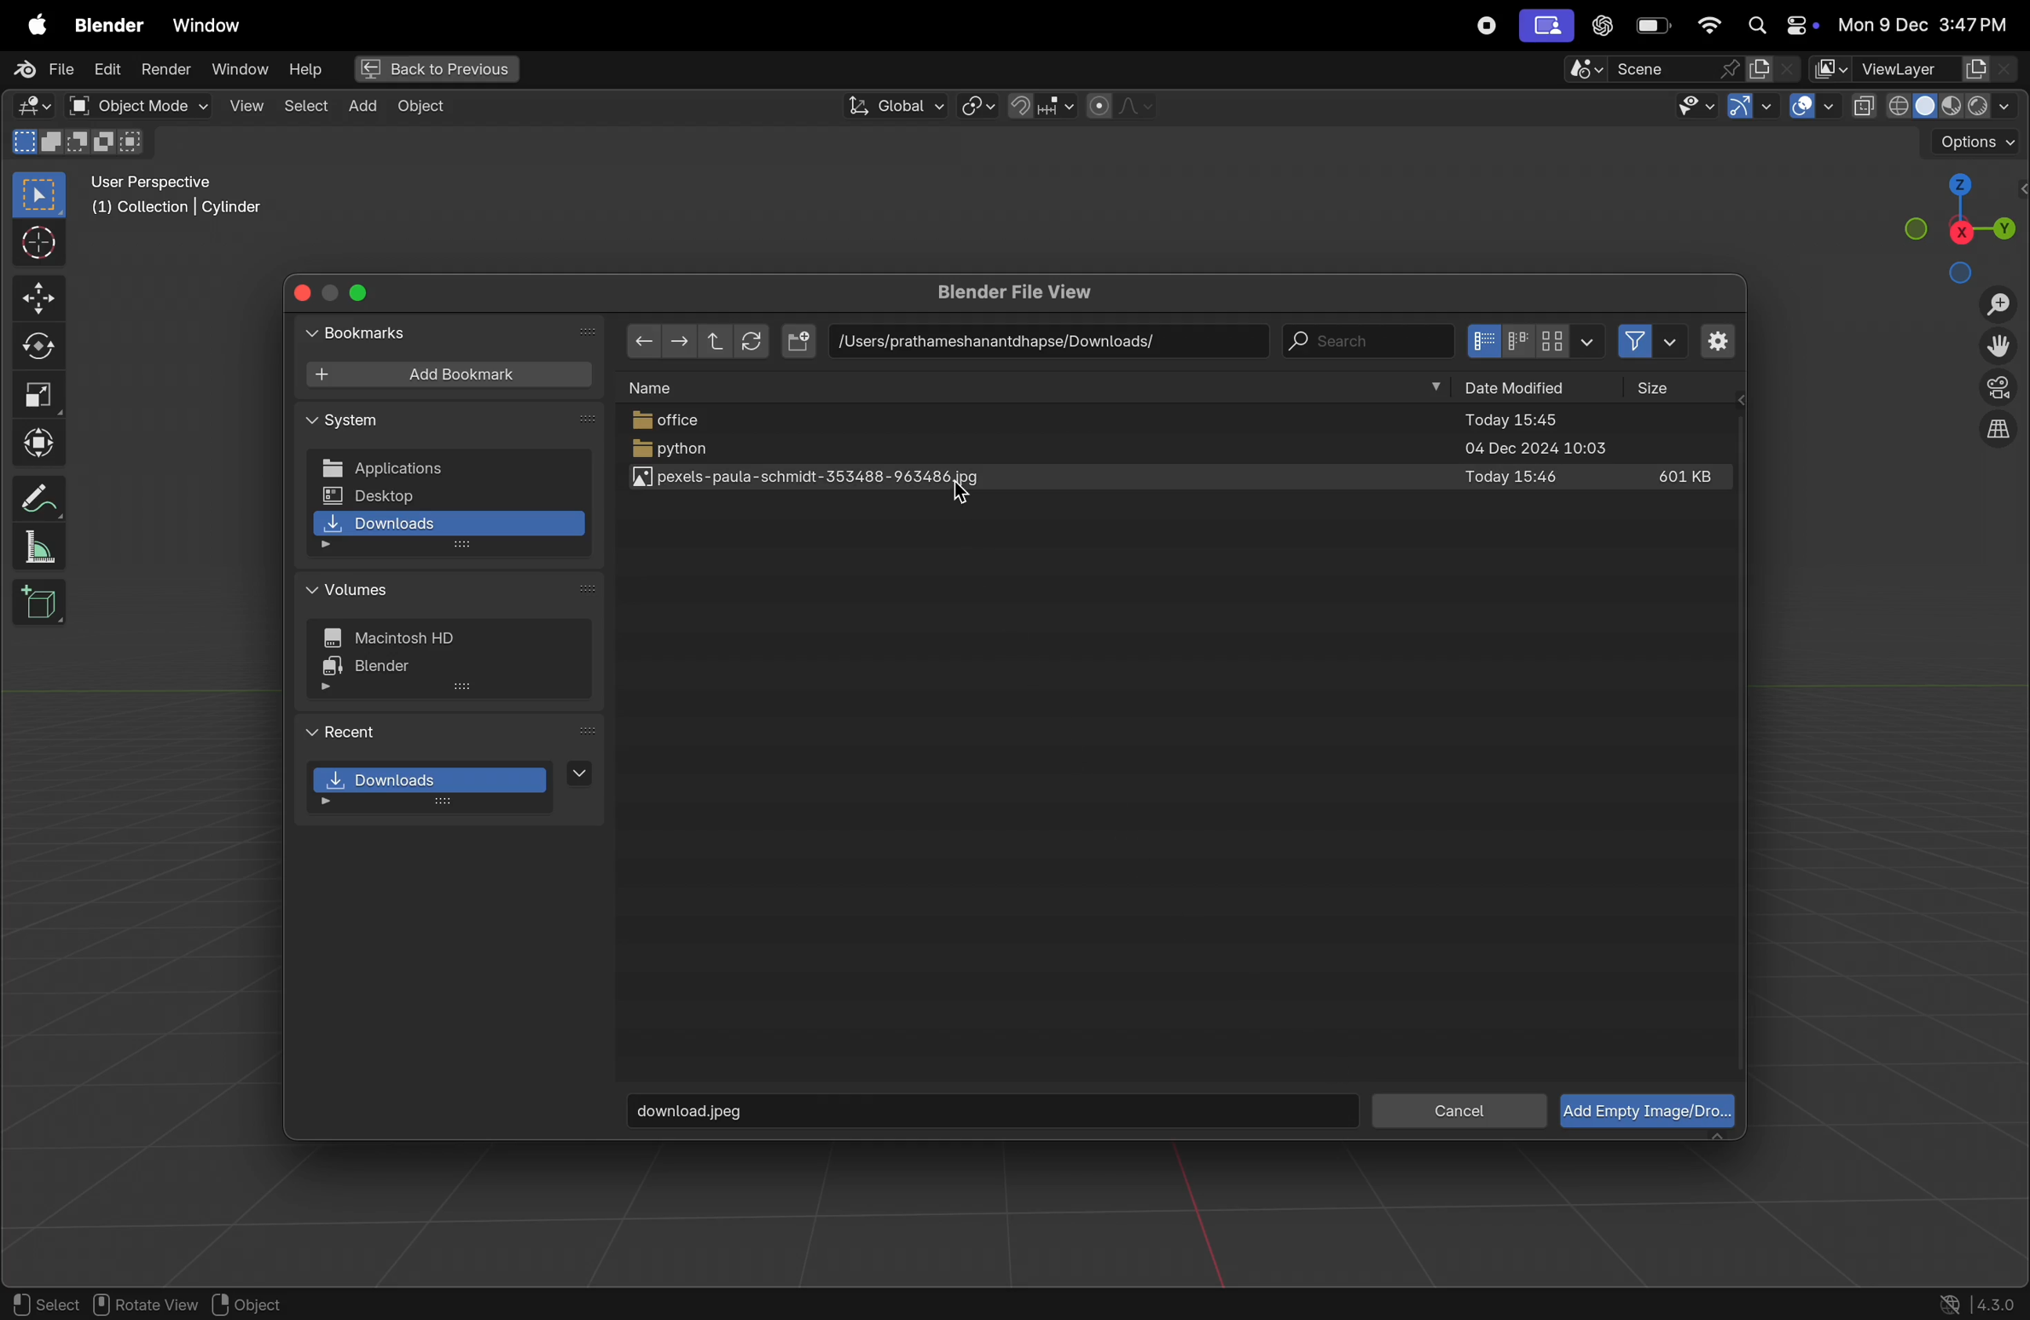 The height and width of the screenshot is (1320, 2030). What do you see at coordinates (391, 670) in the screenshot?
I see `blender` at bounding box center [391, 670].